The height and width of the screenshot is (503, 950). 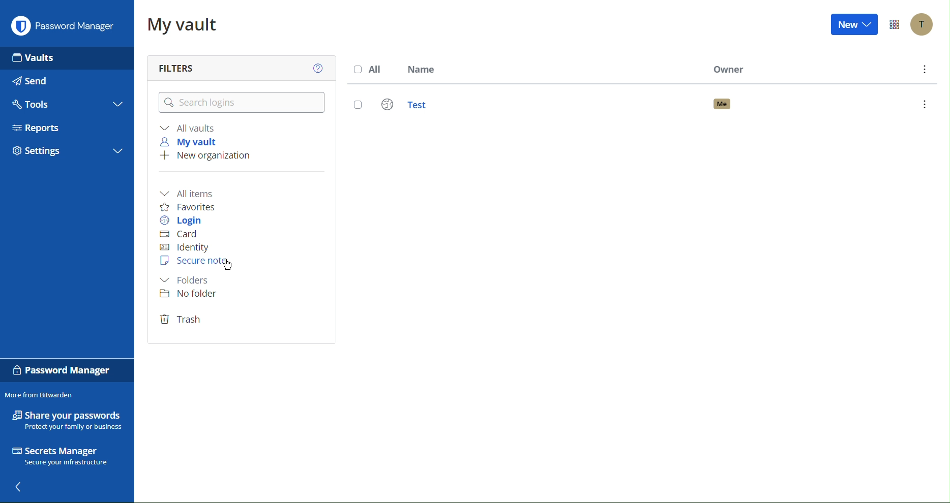 What do you see at coordinates (229, 267) in the screenshot?
I see `Cursor` at bounding box center [229, 267].